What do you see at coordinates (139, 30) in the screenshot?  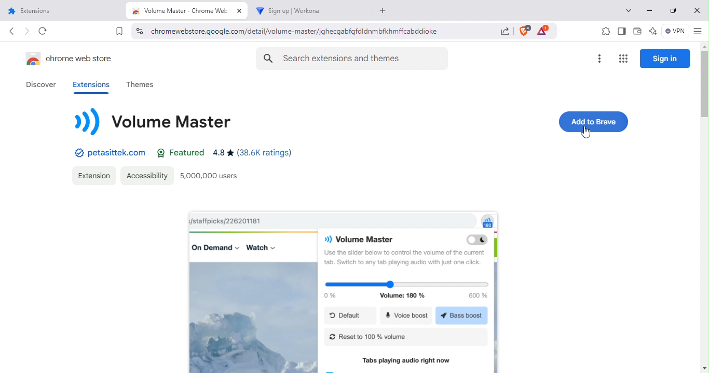 I see `View site information` at bounding box center [139, 30].